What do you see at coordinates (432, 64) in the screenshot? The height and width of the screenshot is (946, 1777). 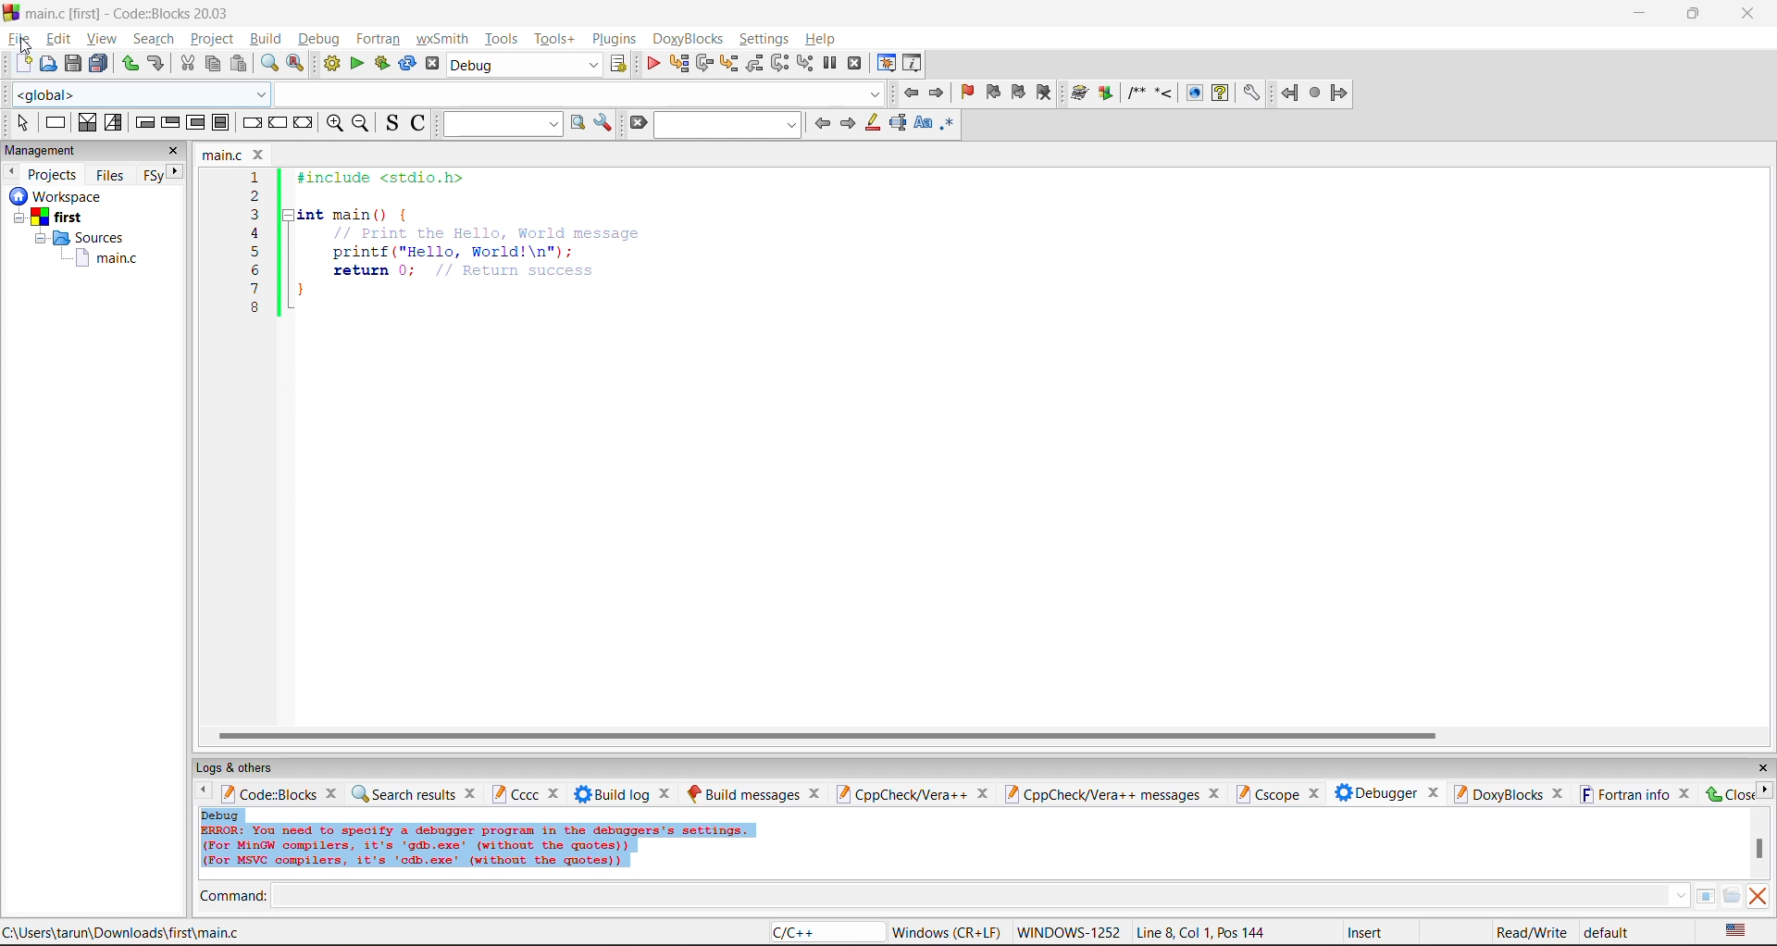 I see `abort` at bounding box center [432, 64].